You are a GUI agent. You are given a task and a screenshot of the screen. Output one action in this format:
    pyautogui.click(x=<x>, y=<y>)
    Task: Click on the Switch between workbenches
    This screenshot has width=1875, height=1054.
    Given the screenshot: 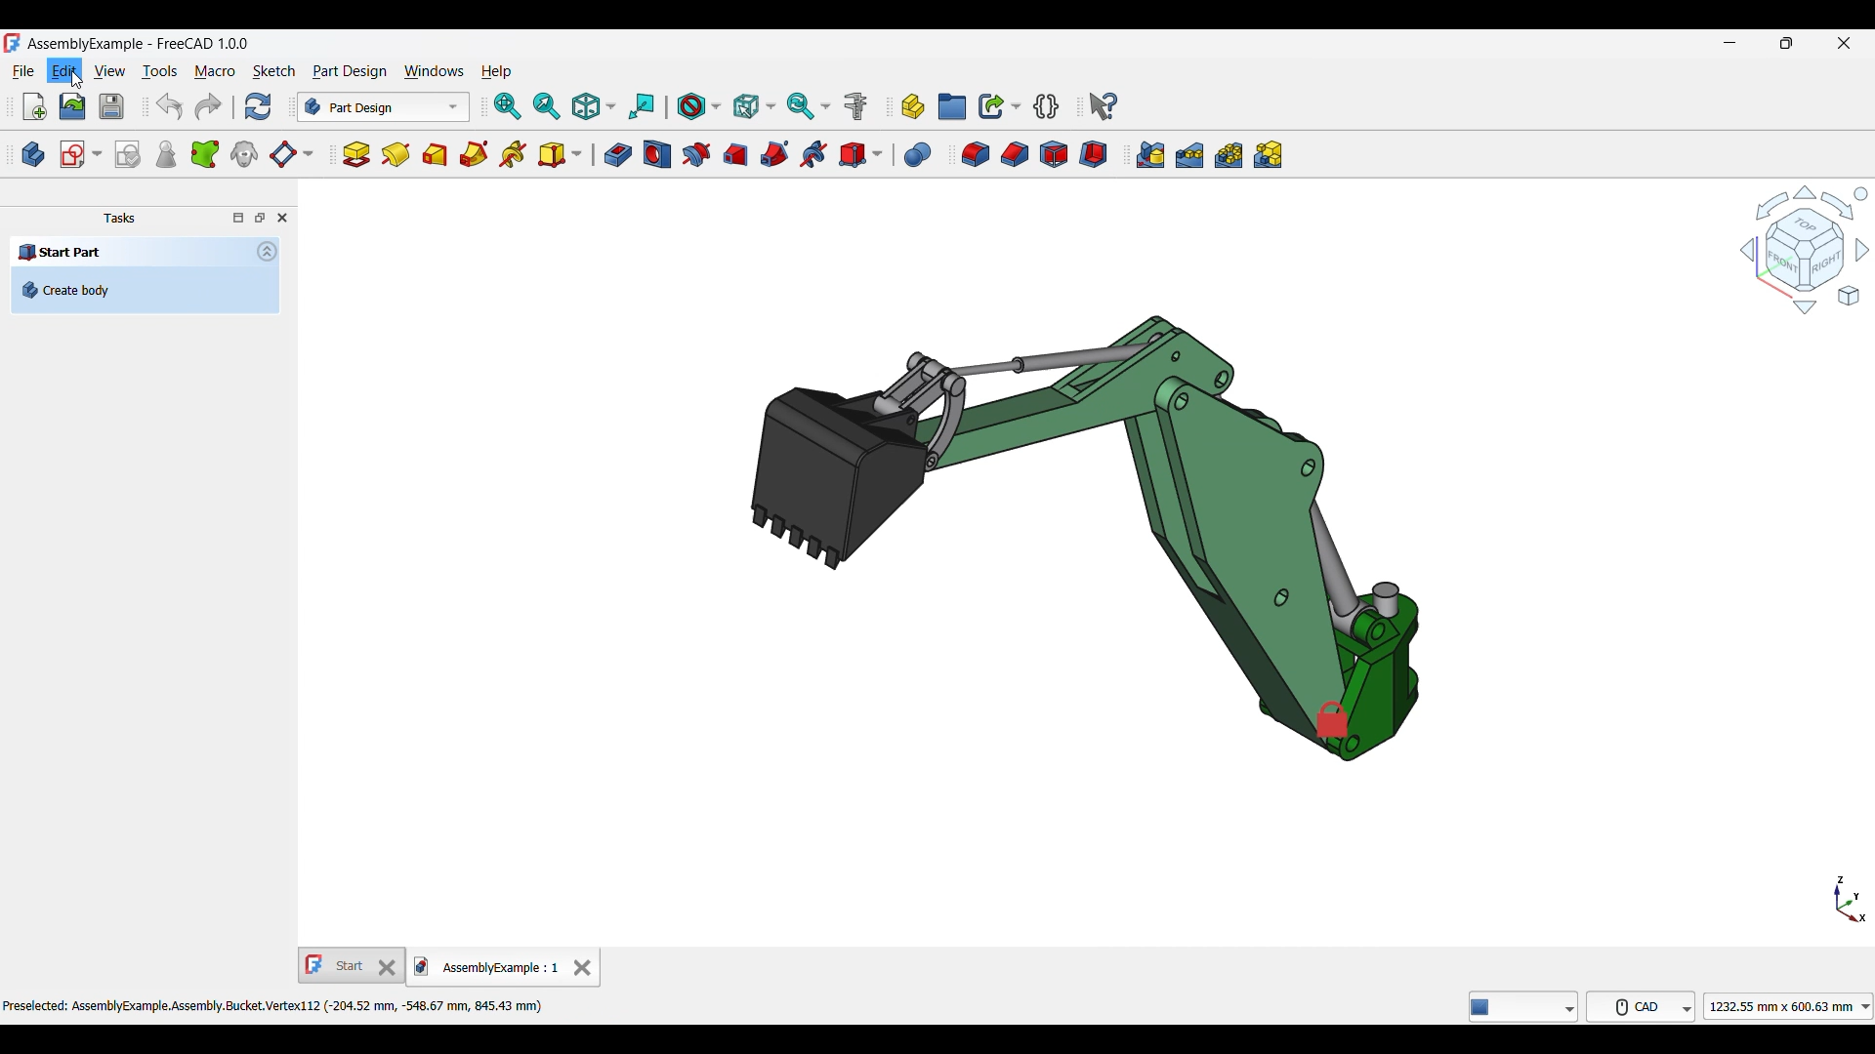 What is the action you would take?
    pyautogui.click(x=383, y=106)
    